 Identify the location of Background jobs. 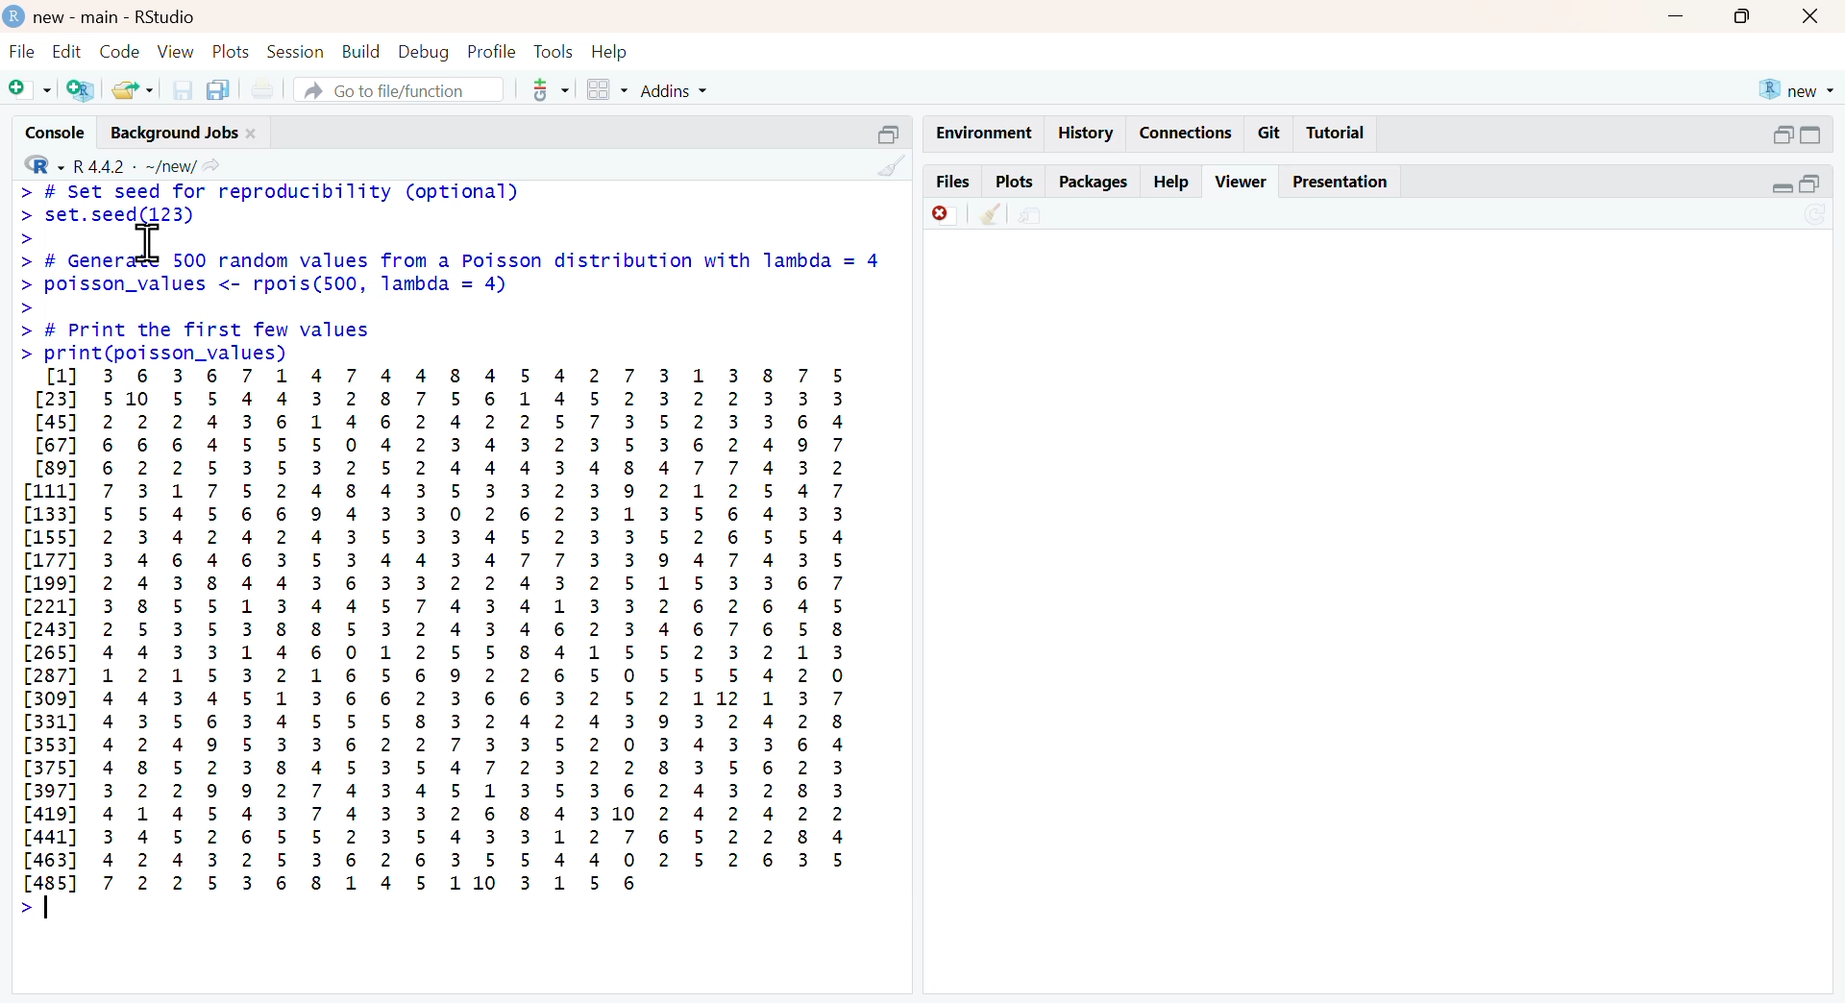
(176, 135).